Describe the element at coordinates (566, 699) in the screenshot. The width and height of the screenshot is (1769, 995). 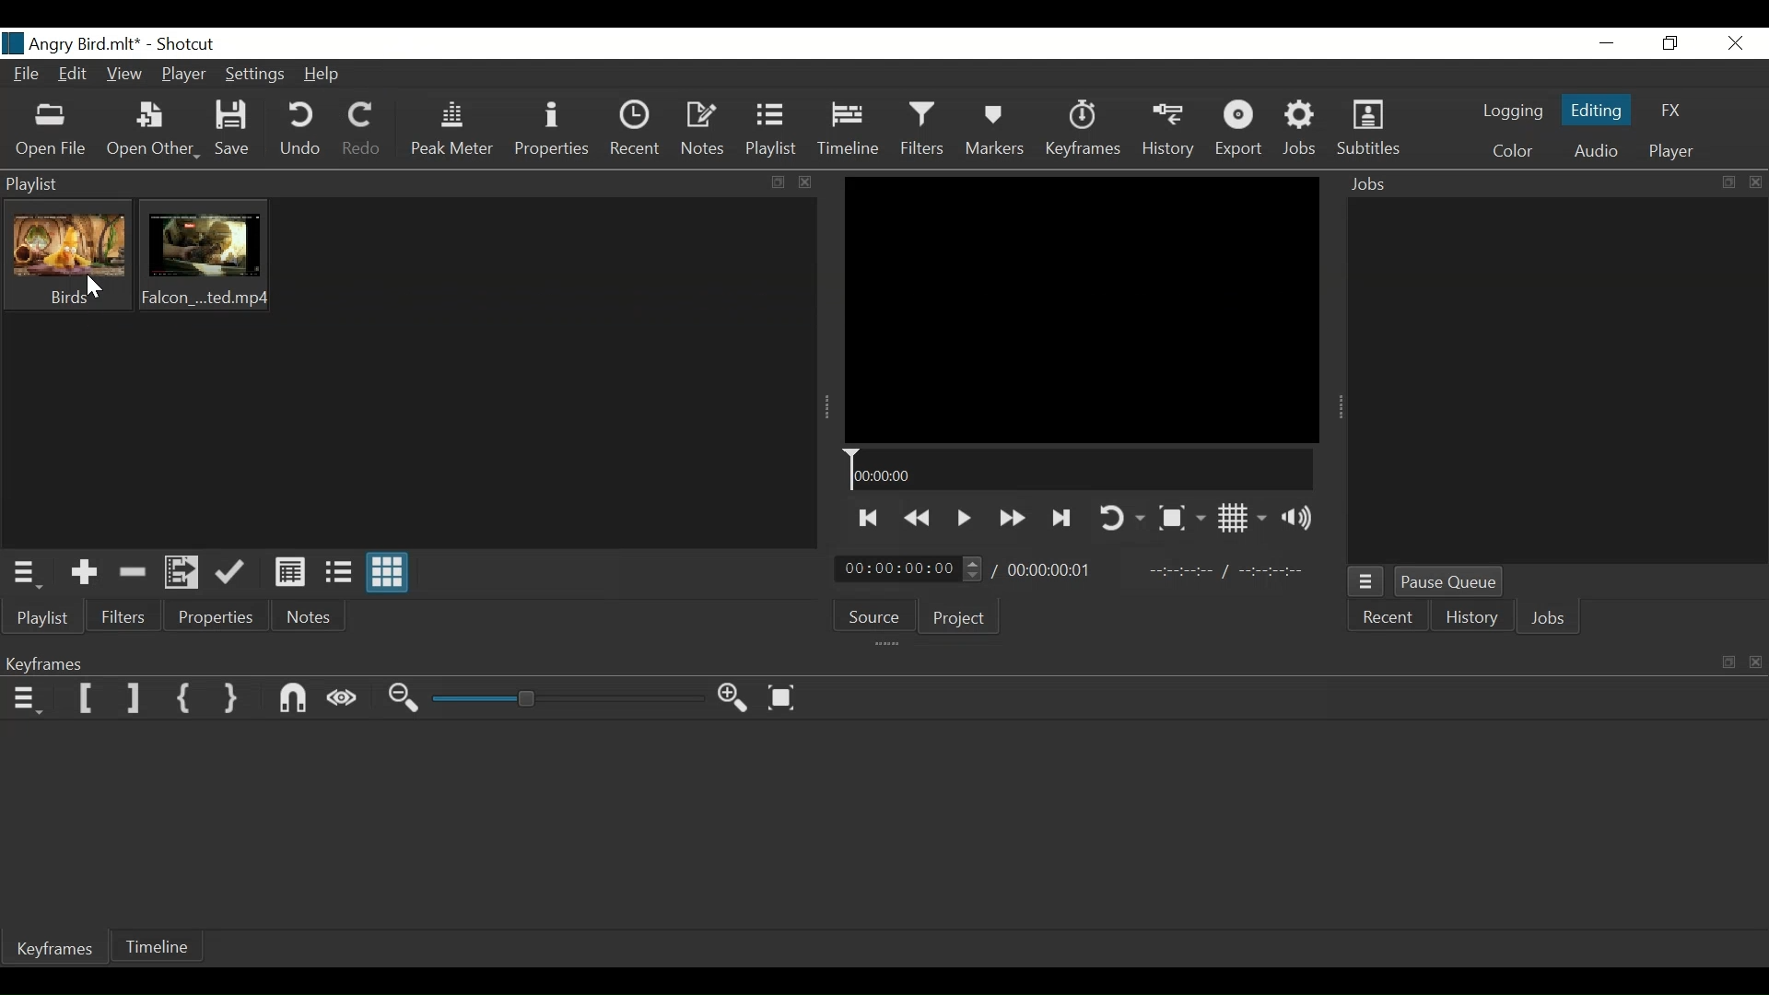
I see `Zoom slider` at that location.